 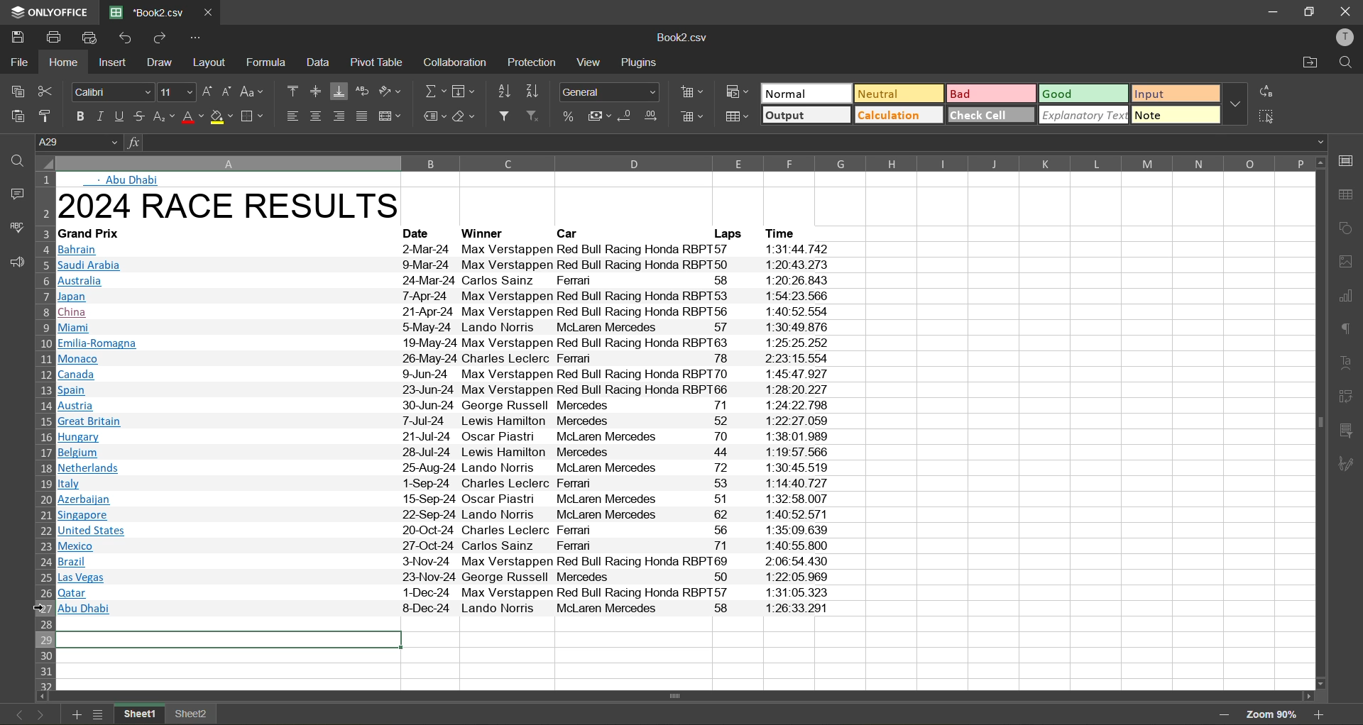 I want to click on column names, so click(x=682, y=163).